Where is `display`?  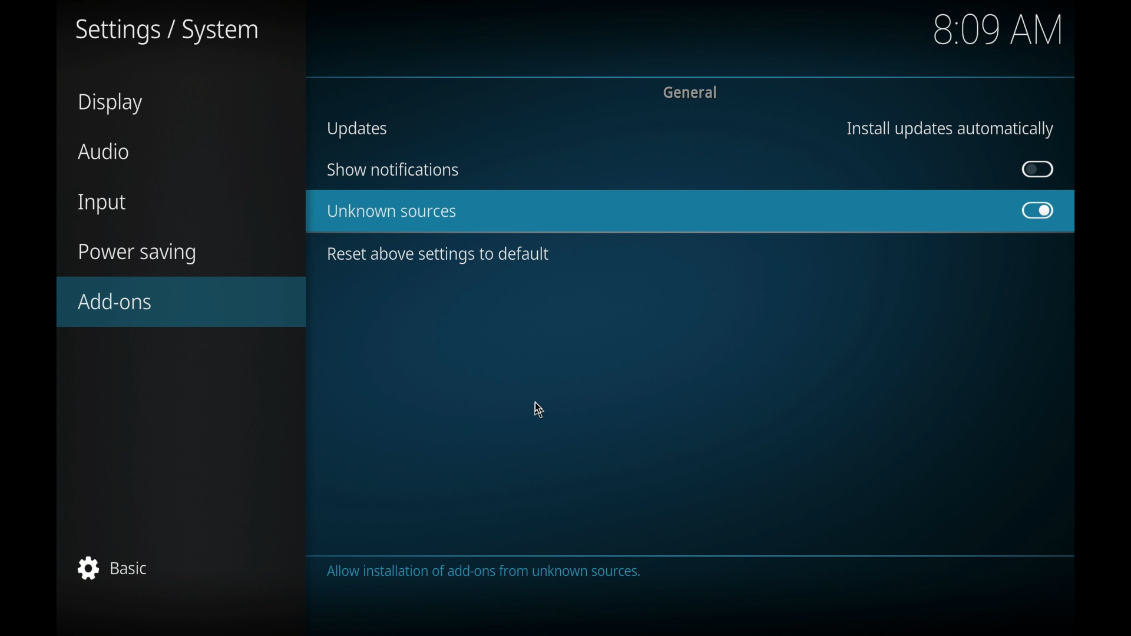 display is located at coordinates (113, 104).